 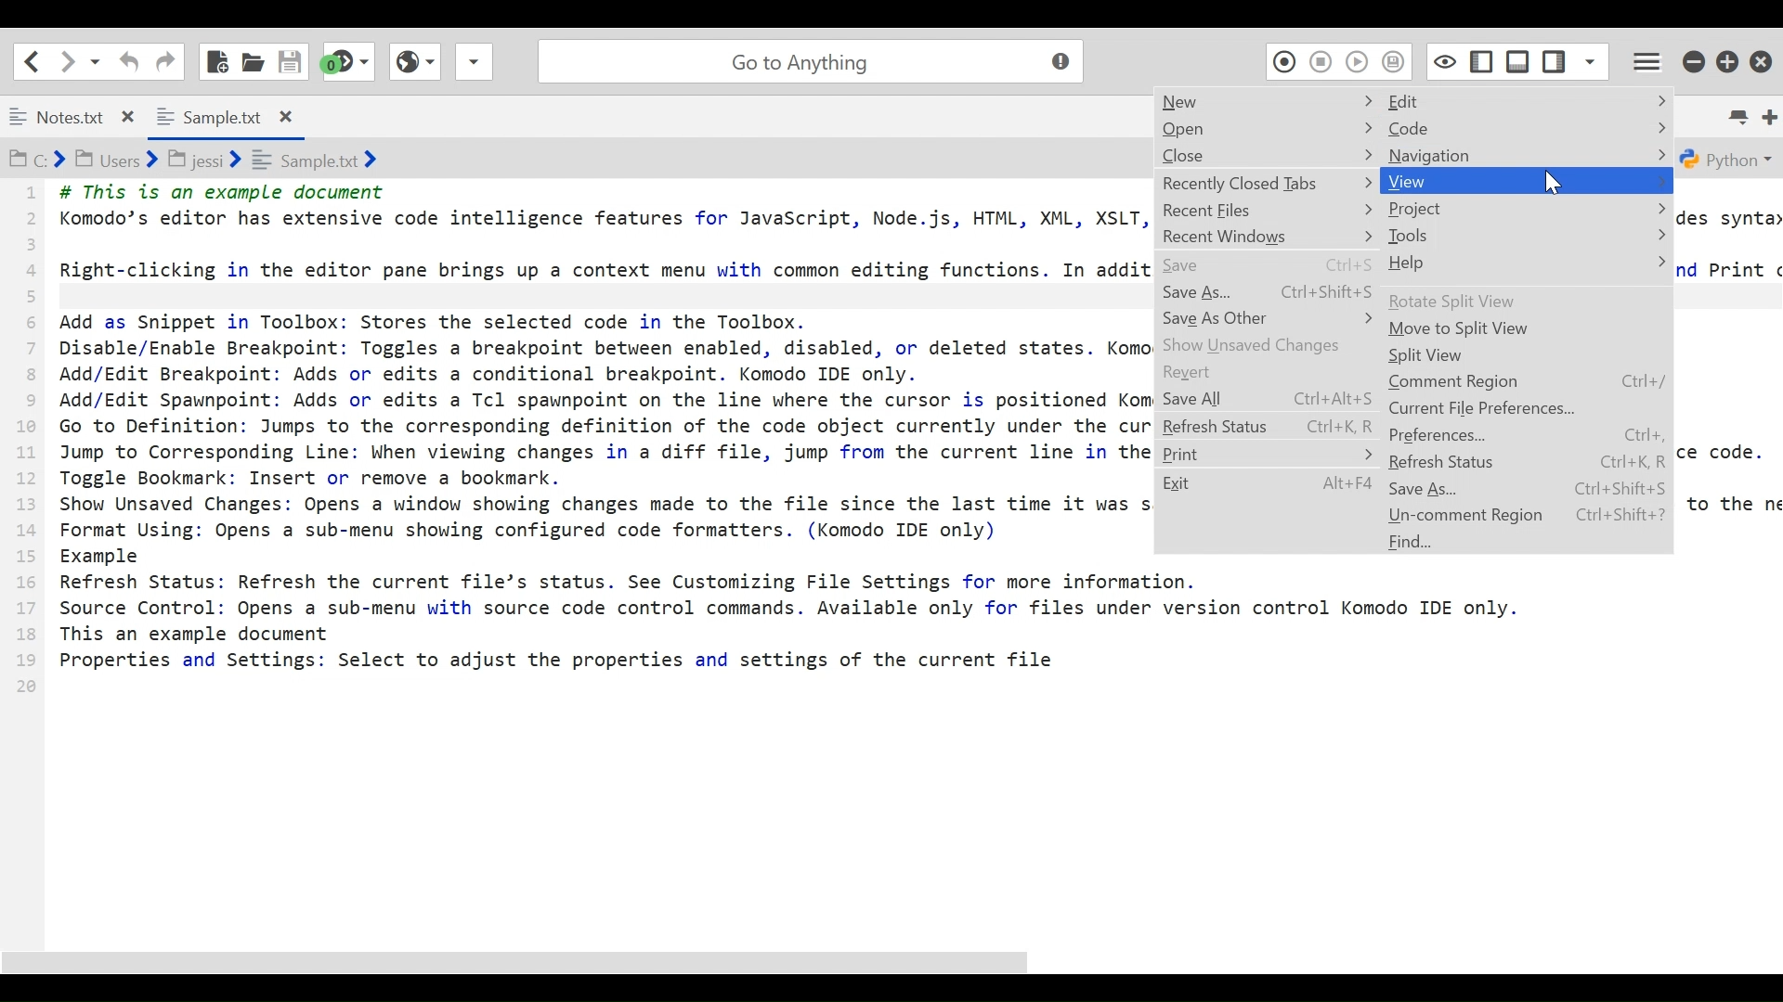 What do you see at coordinates (815, 61) in the screenshot?
I see `Go to Anything` at bounding box center [815, 61].